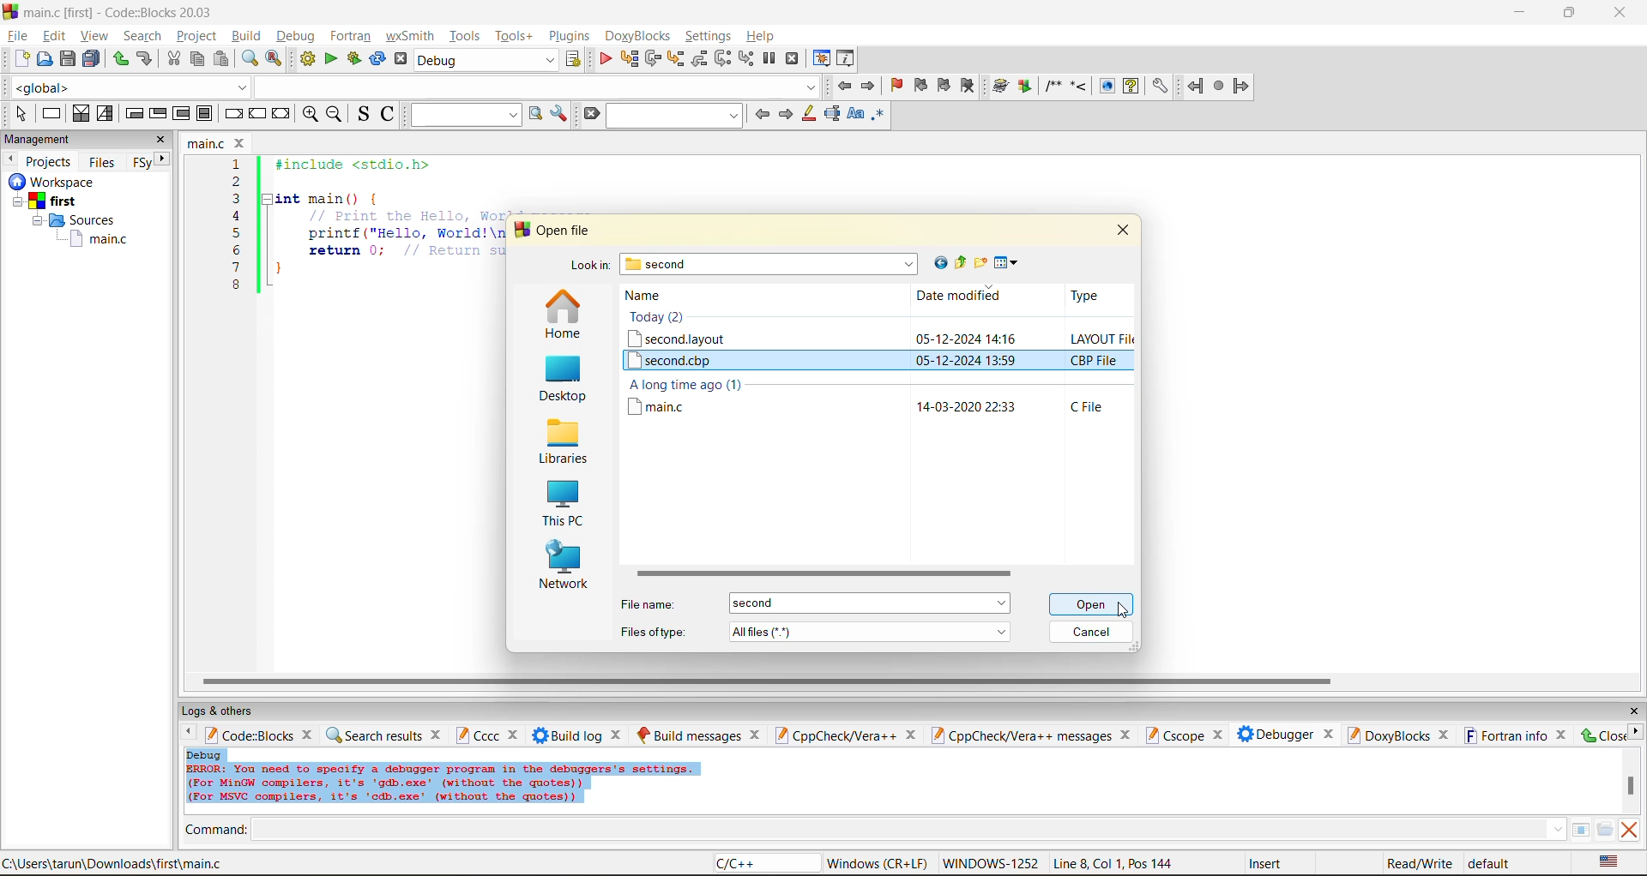 The height and width of the screenshot is (876, 1647). I want to click on view, so click(96, 35).